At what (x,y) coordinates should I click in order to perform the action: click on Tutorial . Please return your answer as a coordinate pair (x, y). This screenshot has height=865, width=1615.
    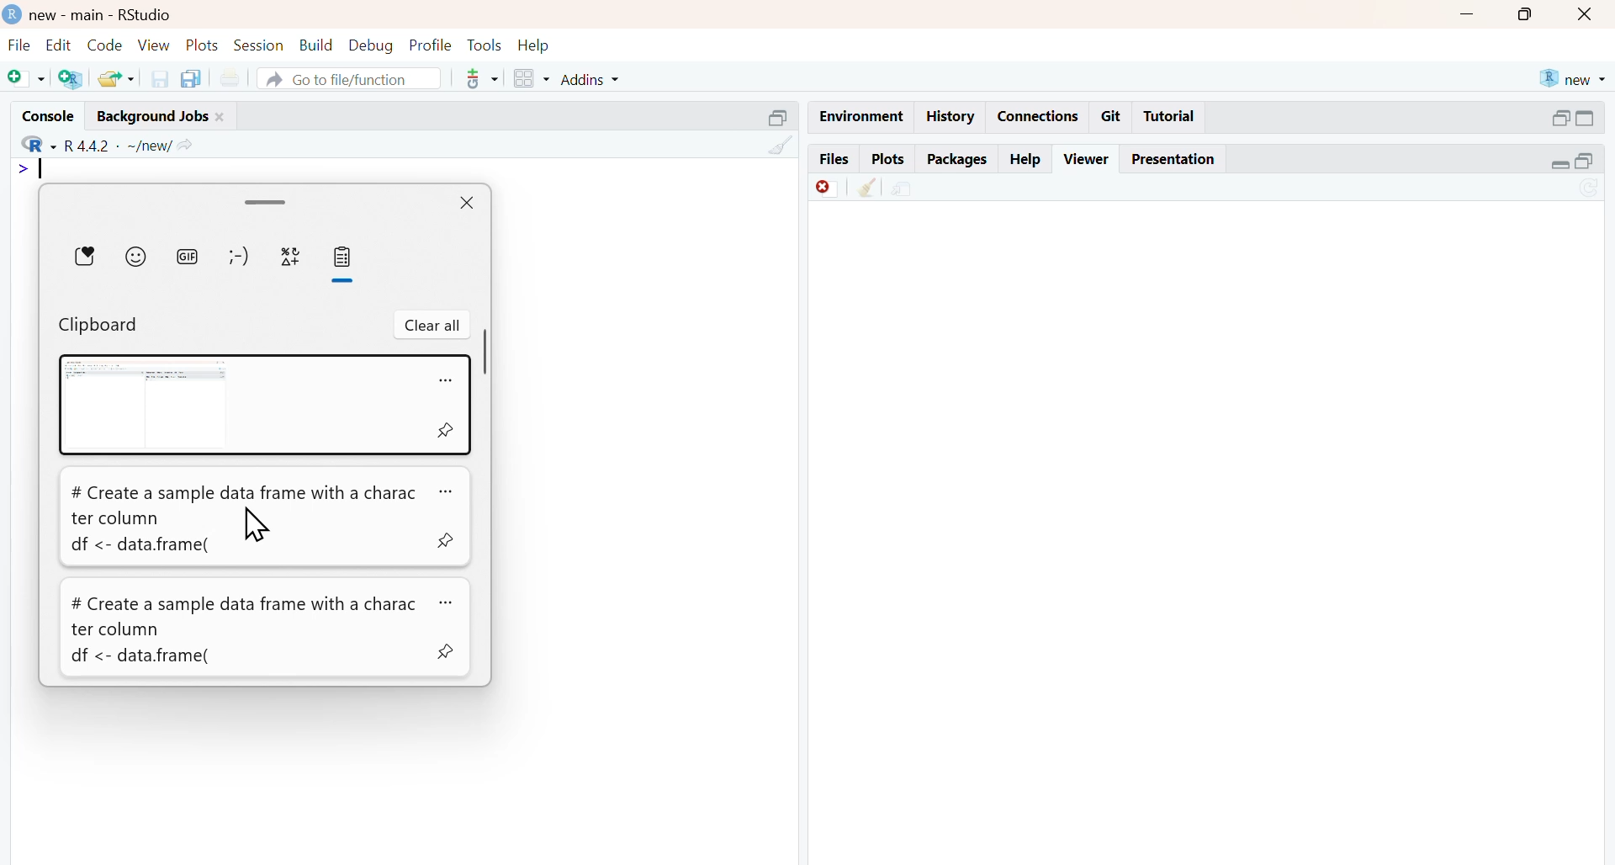
    Looking at the image, I should click on (1169, 115).